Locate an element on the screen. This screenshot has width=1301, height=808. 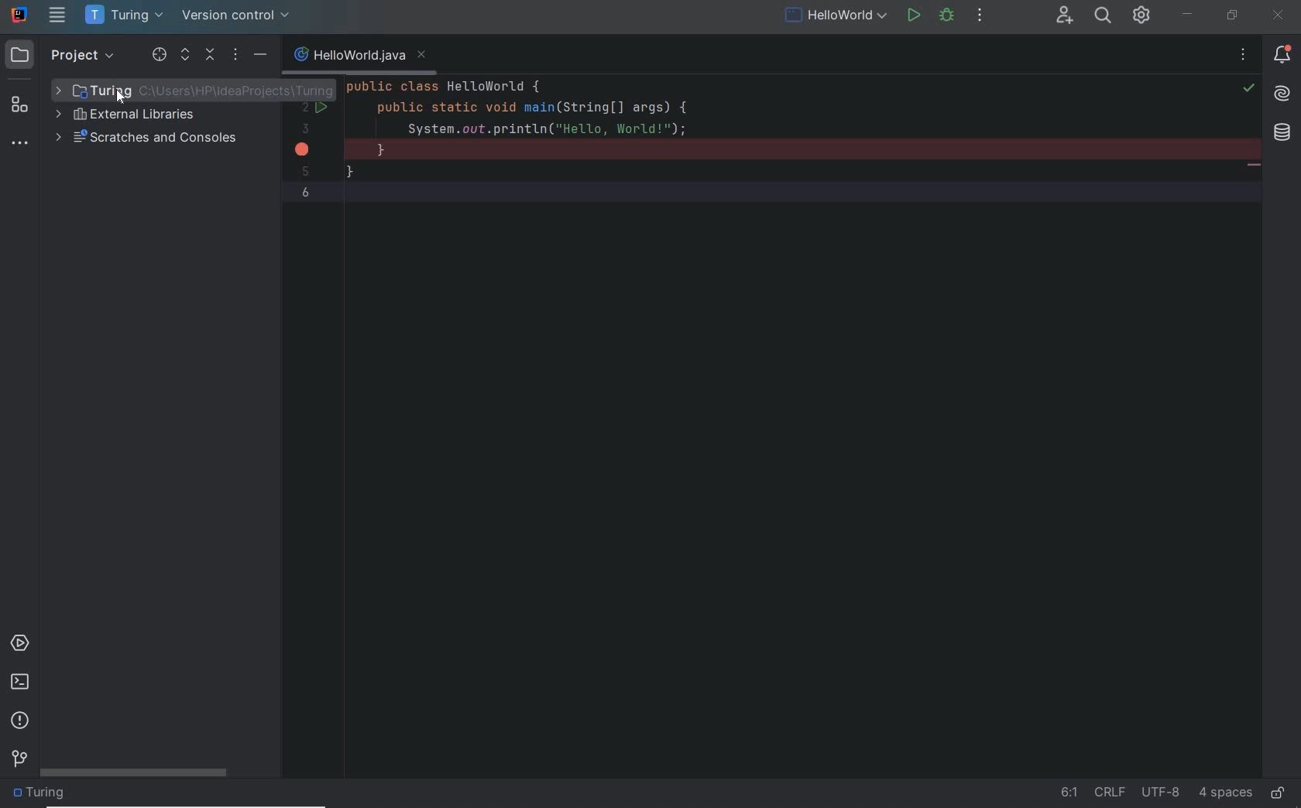
make file ready only is located at coordinates (1277, 793).